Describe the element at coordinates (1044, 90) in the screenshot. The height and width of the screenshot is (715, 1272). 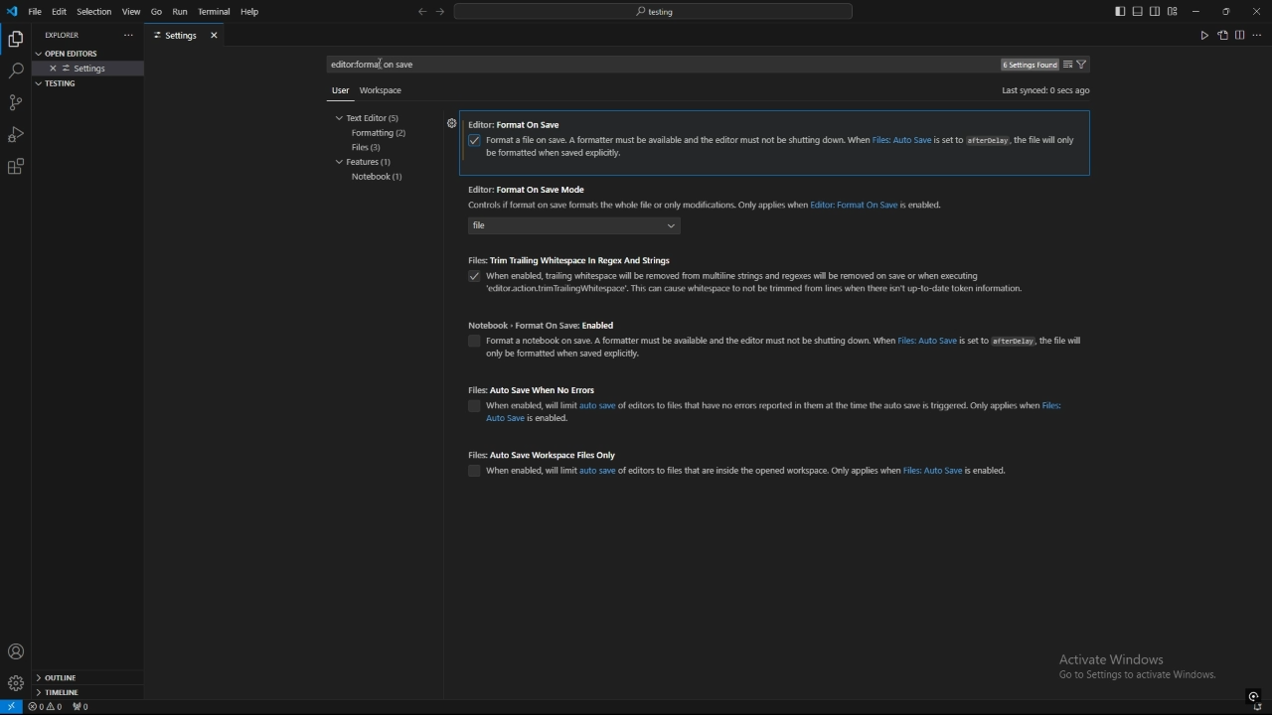
I see `Last synced: 0 secs ago` at that location.